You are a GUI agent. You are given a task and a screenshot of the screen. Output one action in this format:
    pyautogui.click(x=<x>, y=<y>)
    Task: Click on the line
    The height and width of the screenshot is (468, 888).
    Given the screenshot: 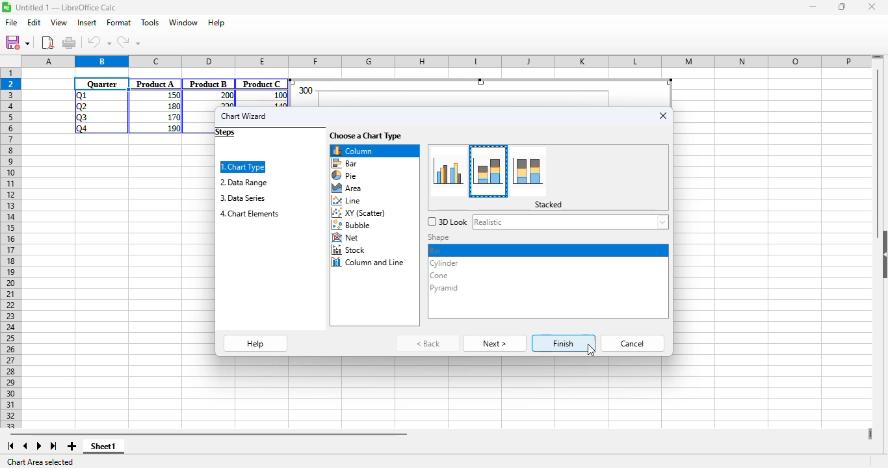 What is the action you would take?
    pyautogui.click(x=347, y=201)
    